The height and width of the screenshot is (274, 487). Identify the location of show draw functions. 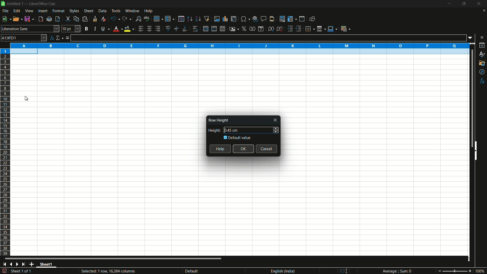
(312, 19).